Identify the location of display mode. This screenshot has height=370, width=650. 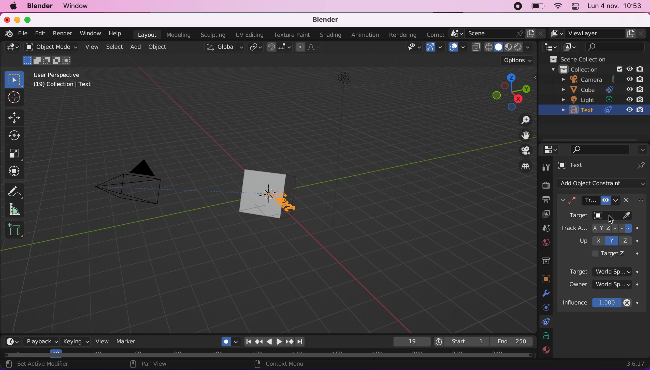
(570, 47).